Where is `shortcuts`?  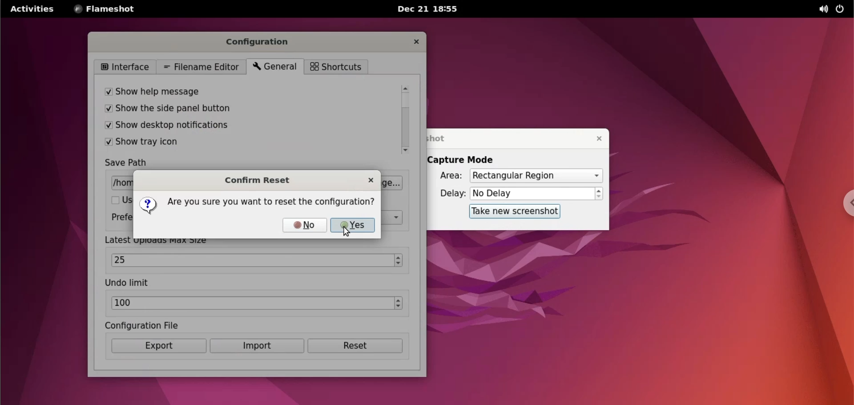 shortcuts is located at coordinates (335, 67).